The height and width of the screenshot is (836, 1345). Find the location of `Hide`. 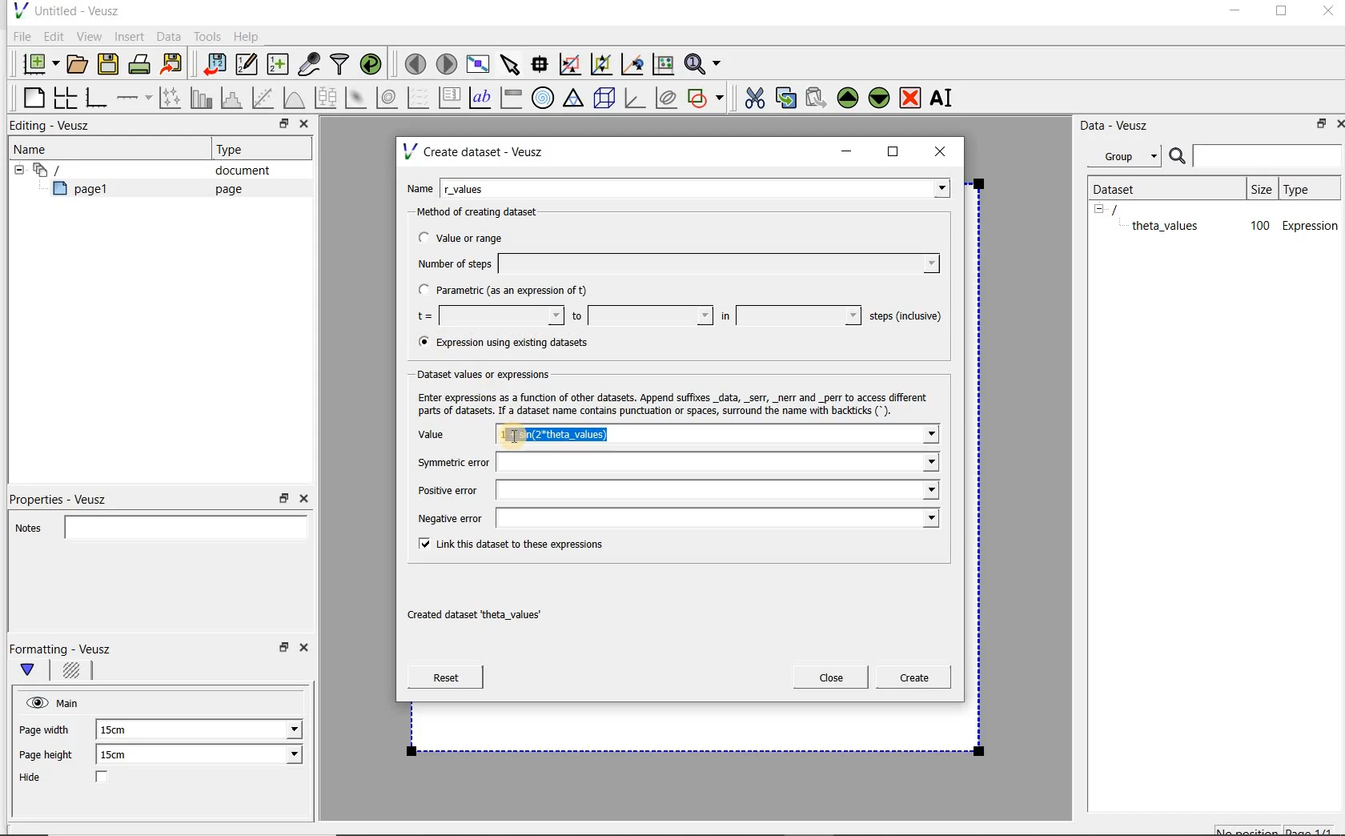

Hide is located at coordinates (79, 778).